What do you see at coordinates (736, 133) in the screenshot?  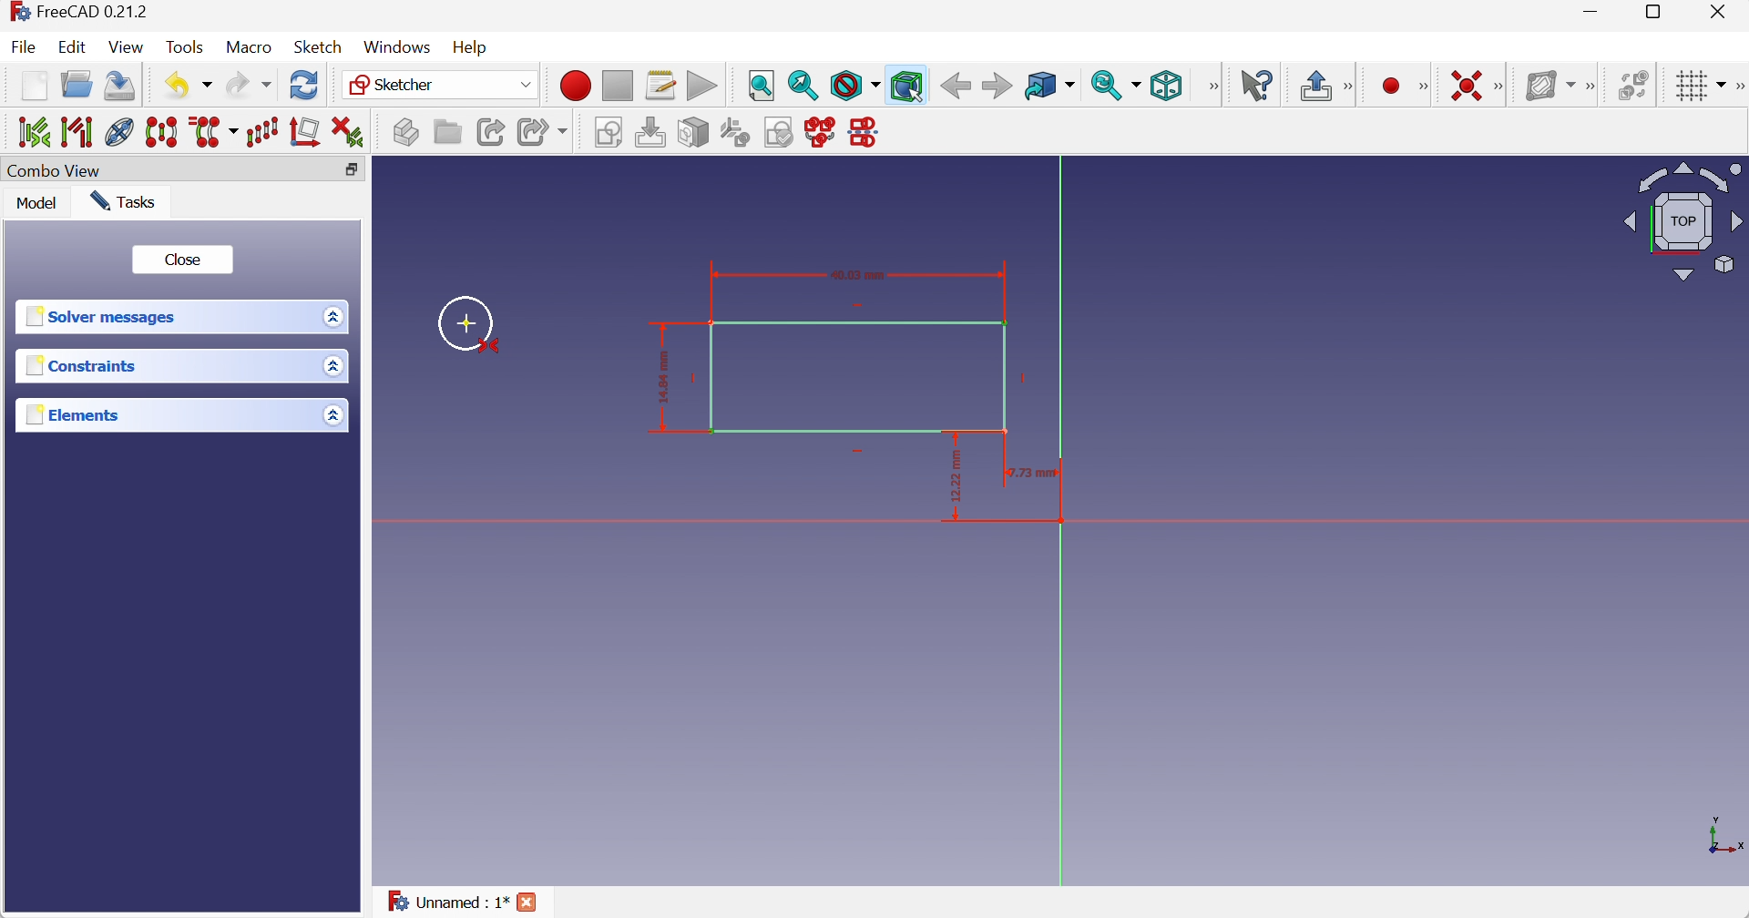 I see `Reorient sketch...` at bounding box center [736, 133].